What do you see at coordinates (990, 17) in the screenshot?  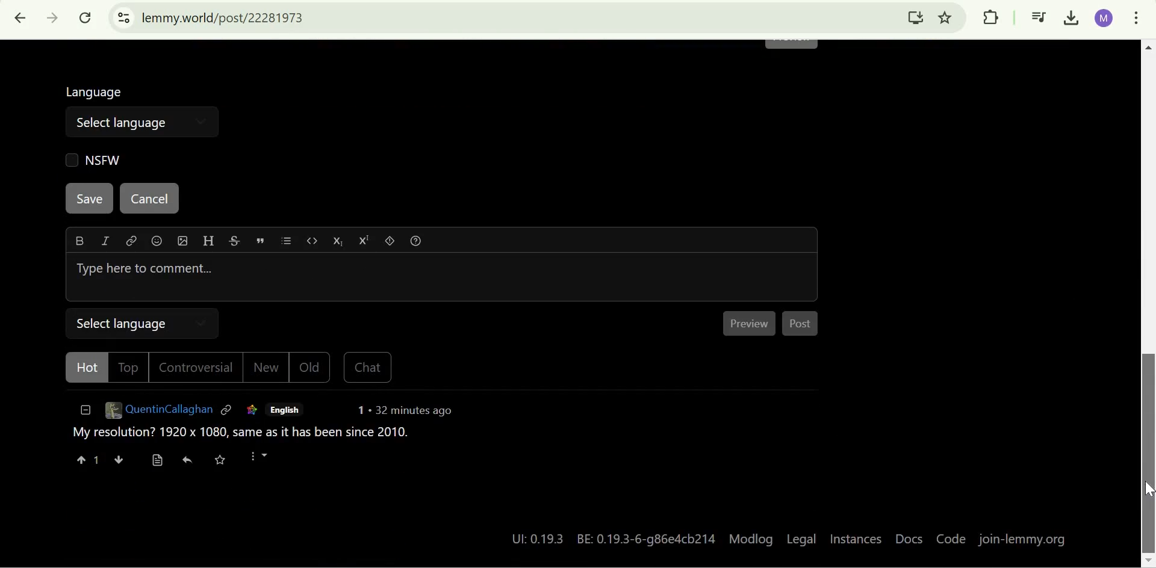 I see `Extensions` at bounding box center [990, 17].